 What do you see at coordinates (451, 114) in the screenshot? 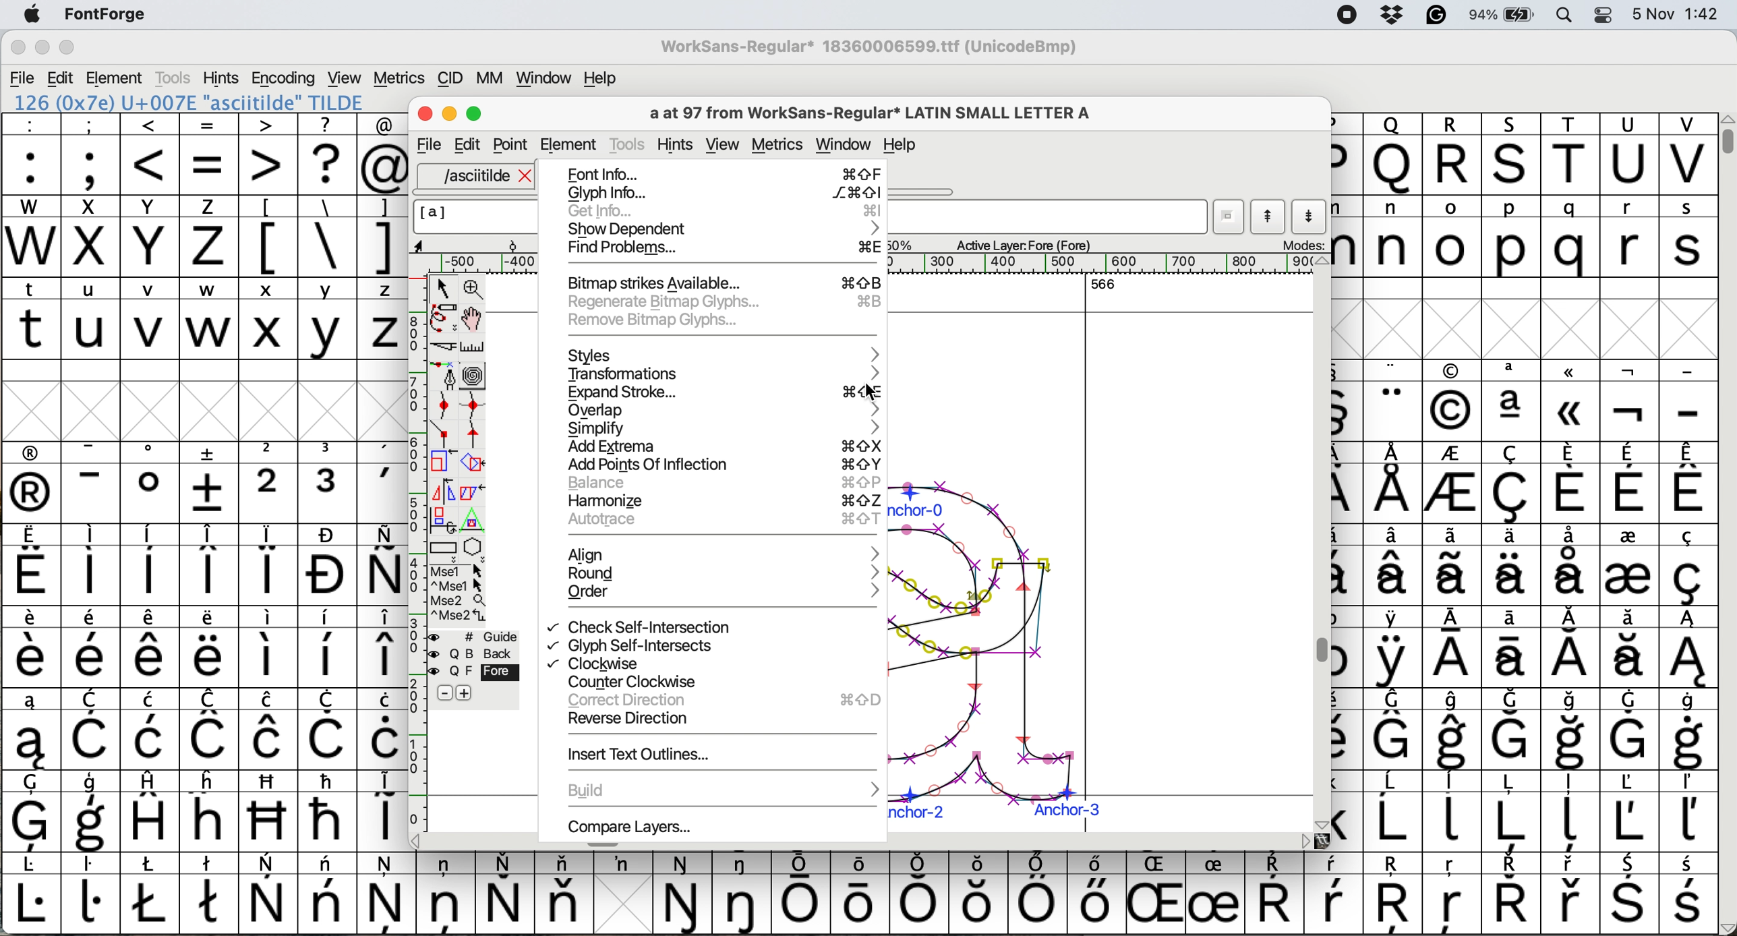
I see `Minimise` at bounding box center [451, 114].